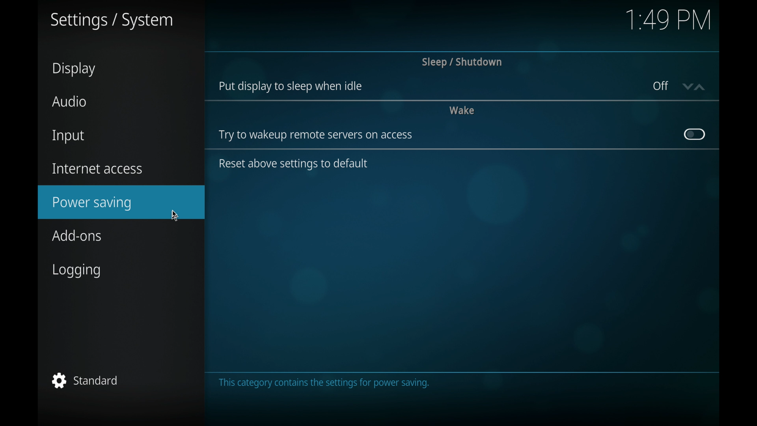 The width and height of the screenshot is (757, 426). I want to click on display, so click(73, 69).